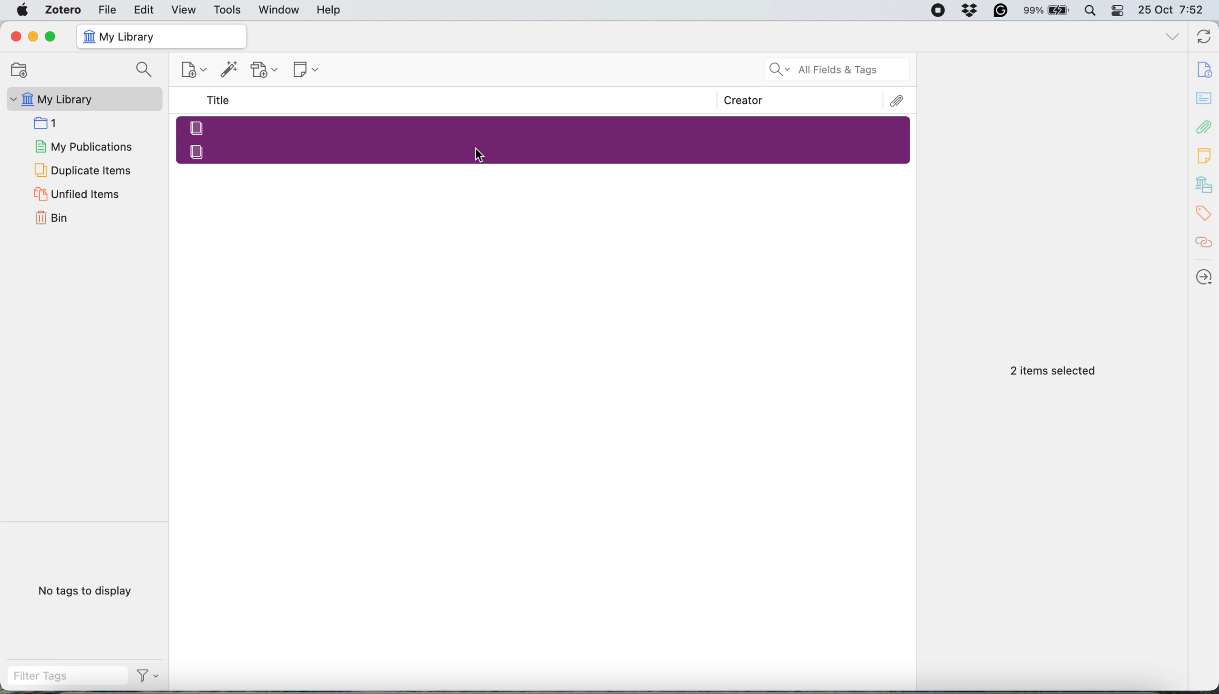 The height and width of the screenshot is (694, 1219). Describe the element at coordinates (1205, 185) in the screenshot. I see `Library` at that location.